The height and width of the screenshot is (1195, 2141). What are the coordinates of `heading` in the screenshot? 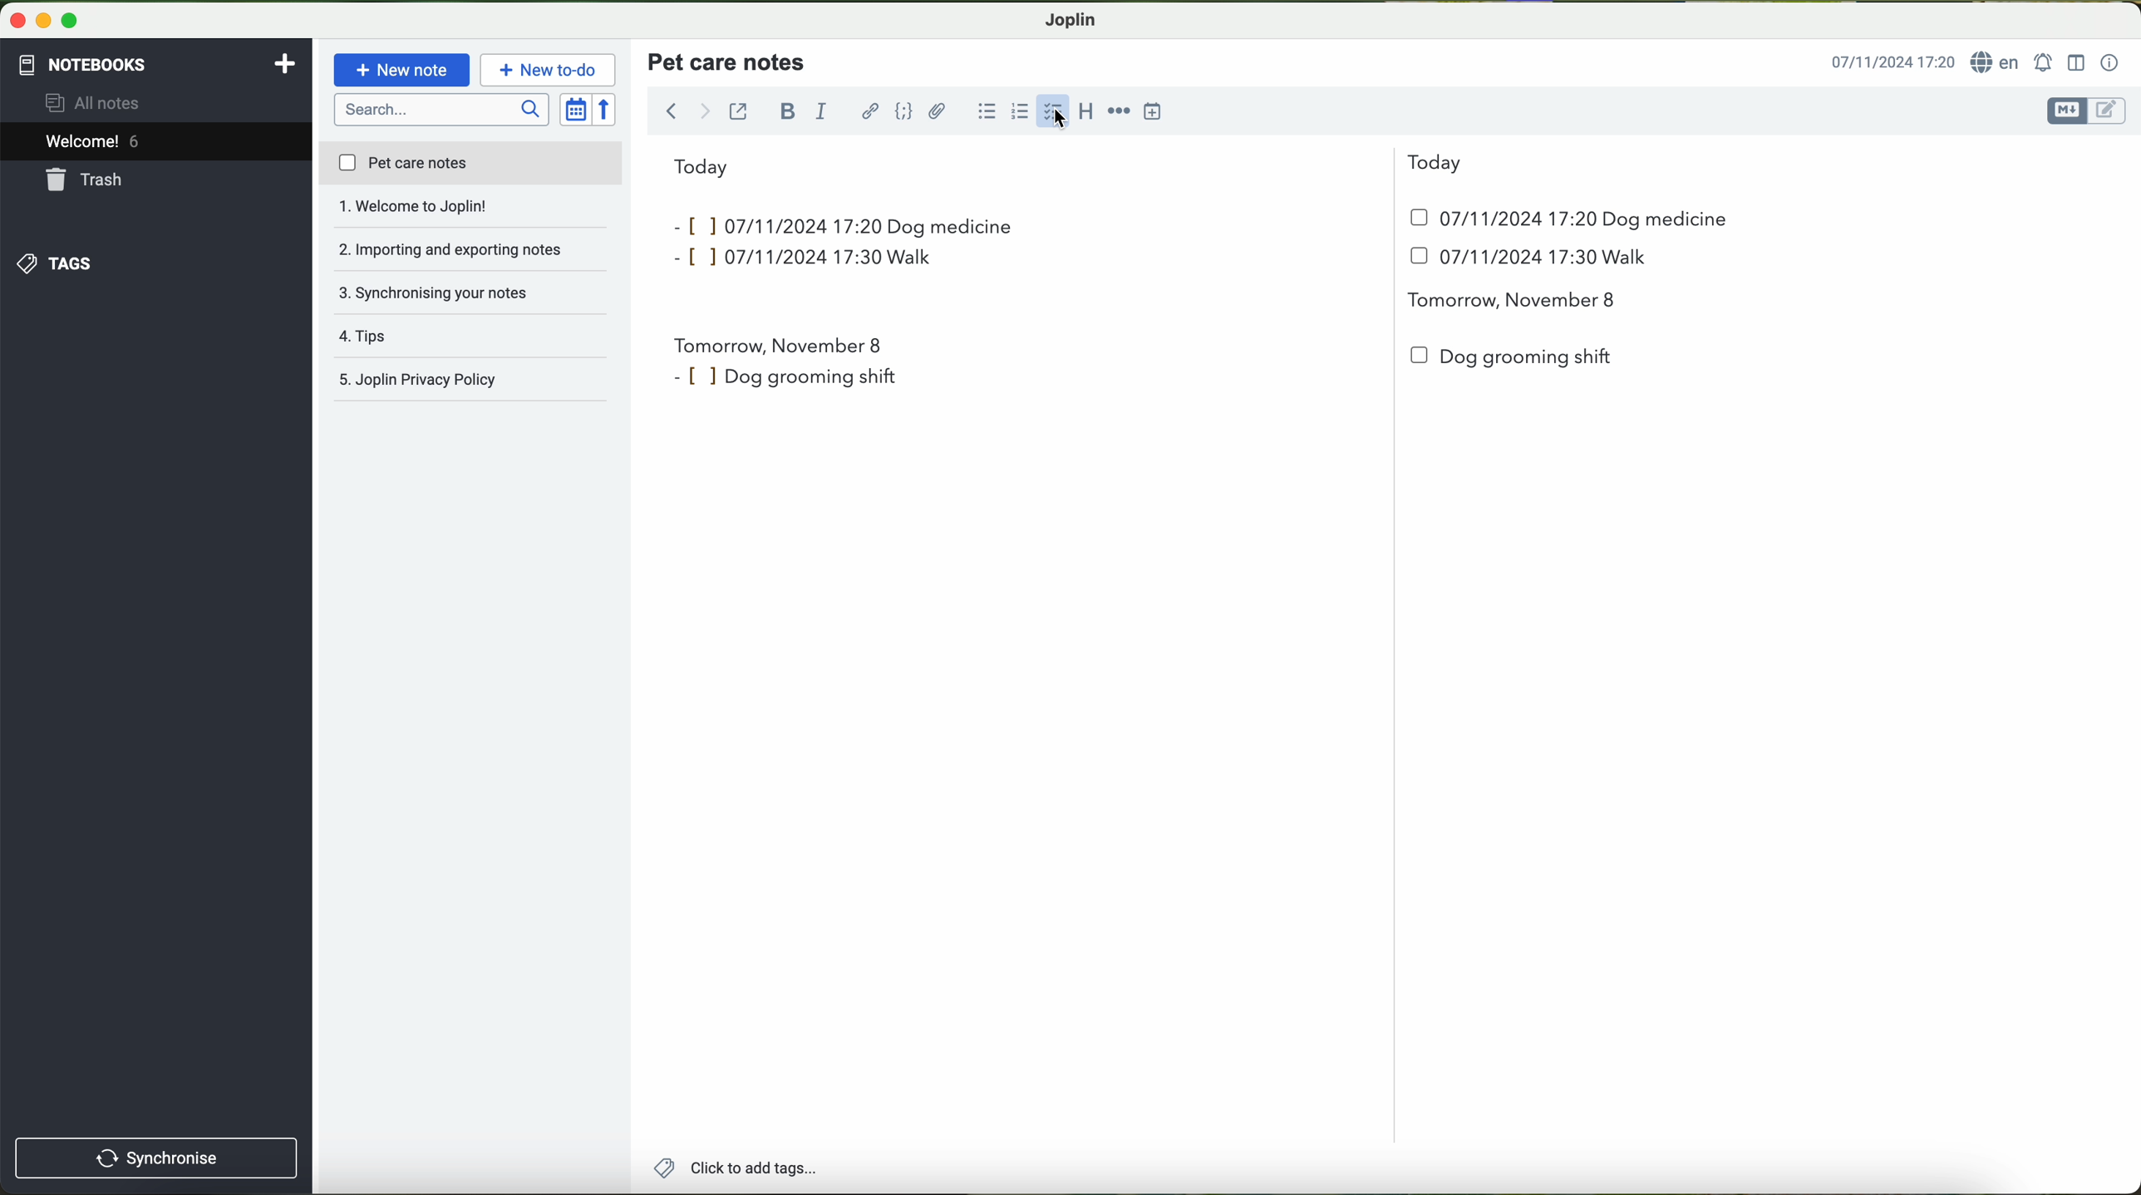 It's located at (1090, 111).